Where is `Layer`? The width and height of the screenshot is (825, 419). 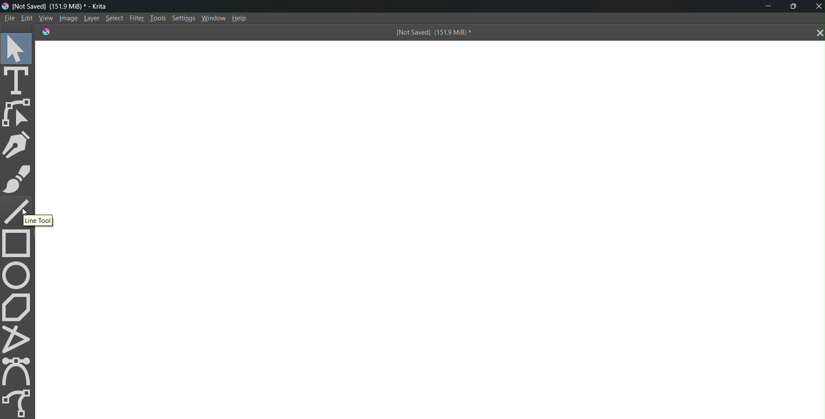
Layer is located at coordinates (90, 19).